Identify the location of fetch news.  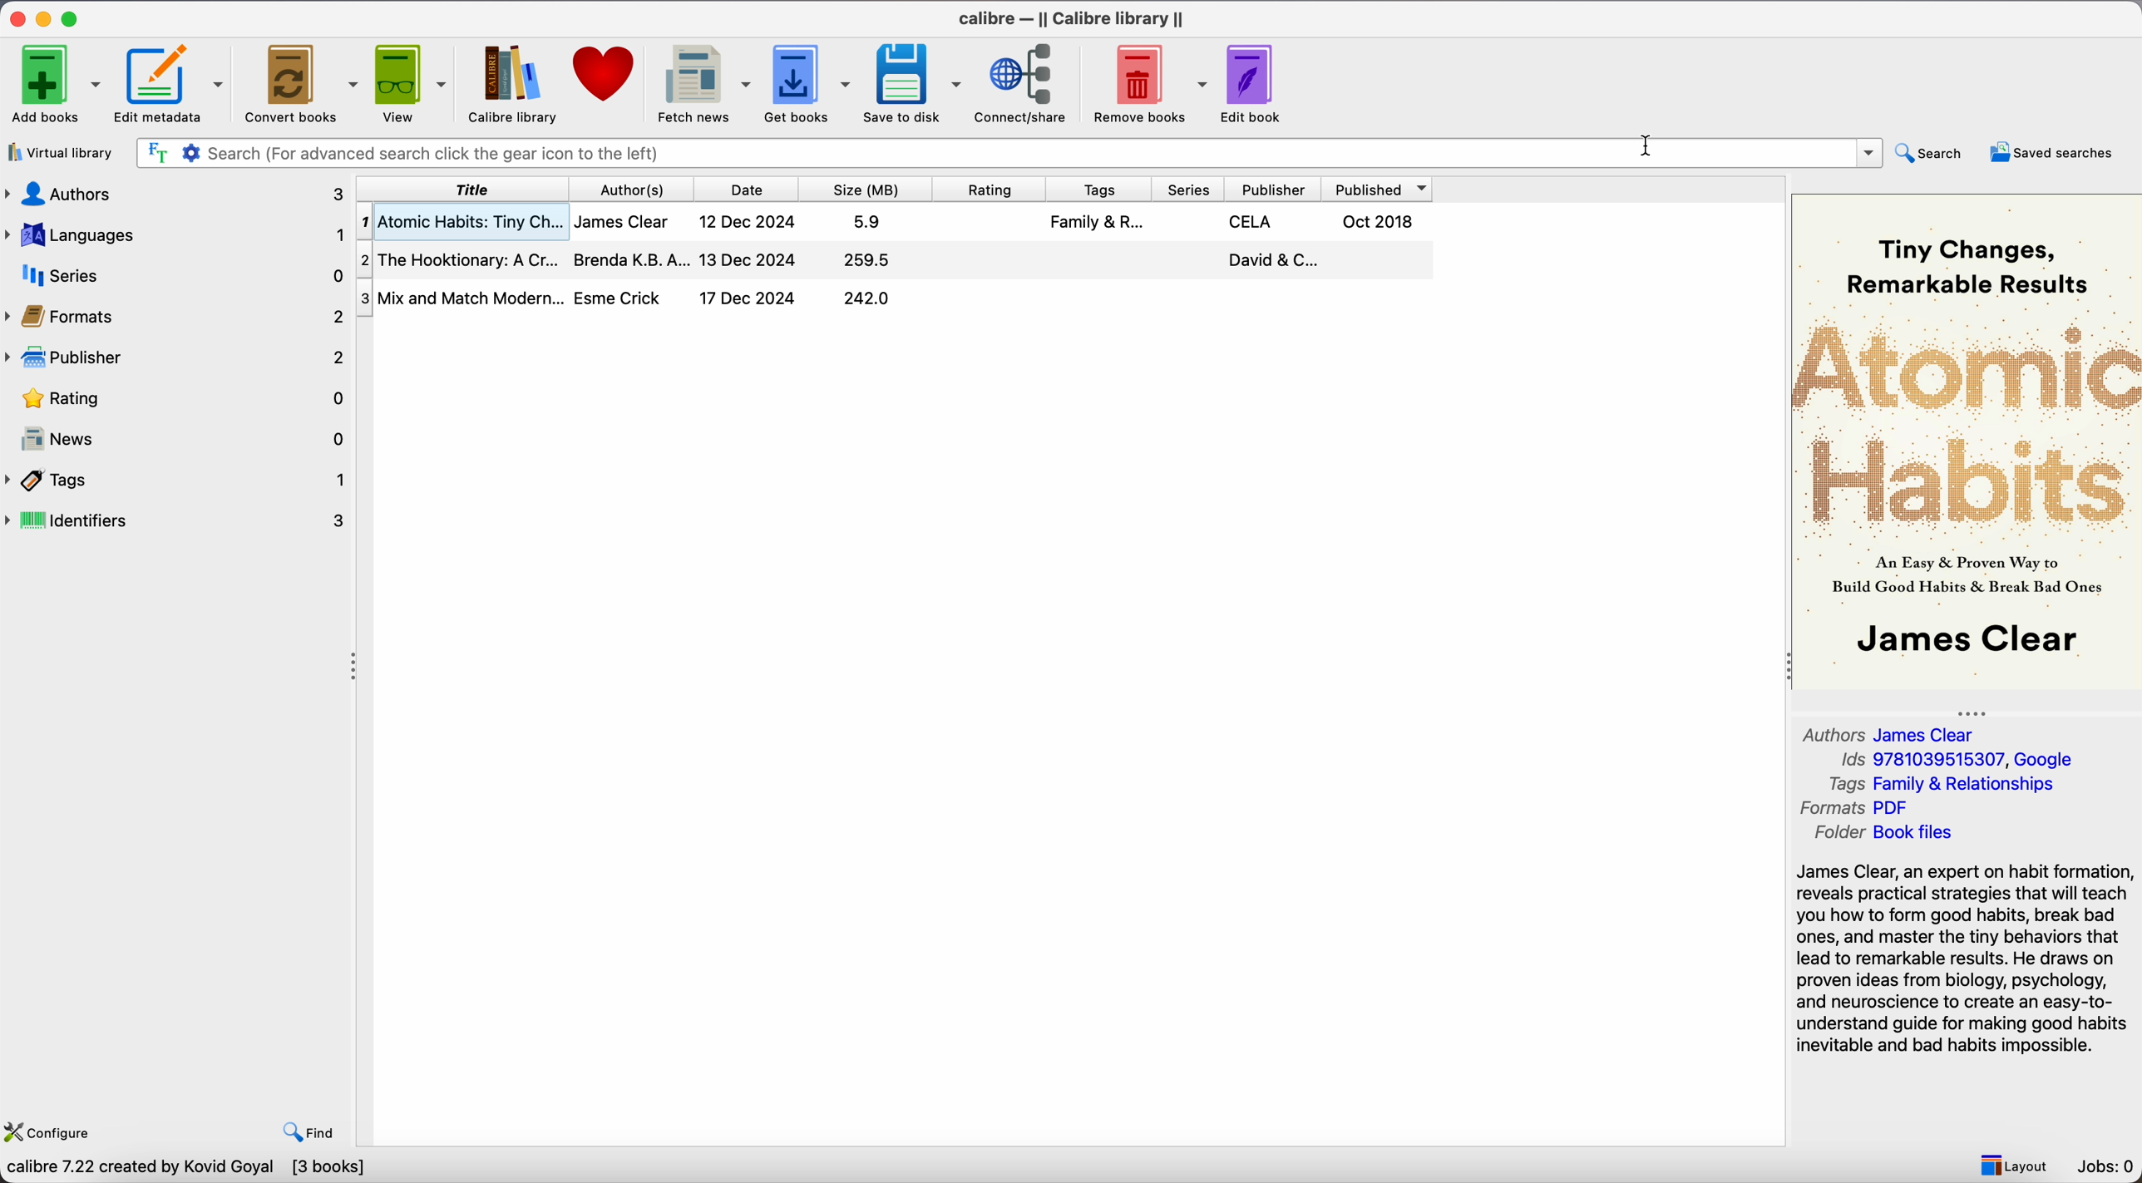
(698, 82).